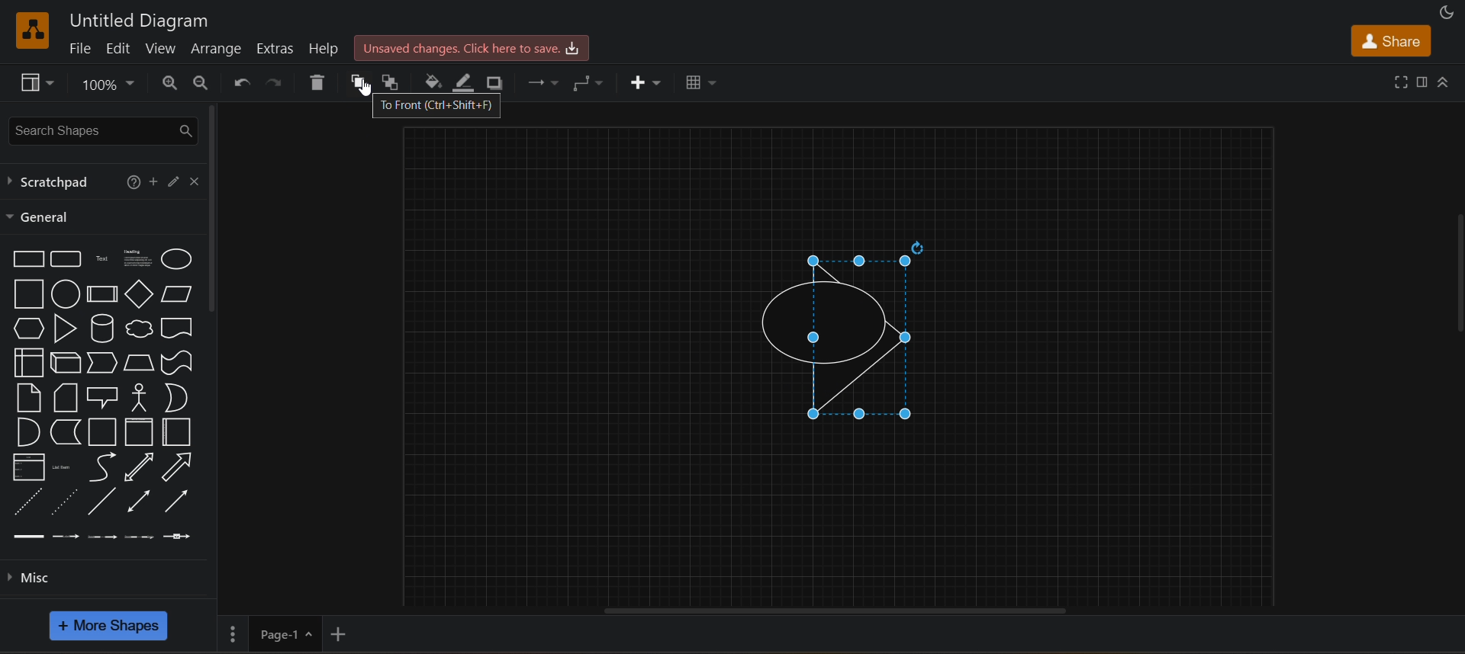  Describe the element at coordinates (272, 633) in the screenshot. I see `page 1` at that location.